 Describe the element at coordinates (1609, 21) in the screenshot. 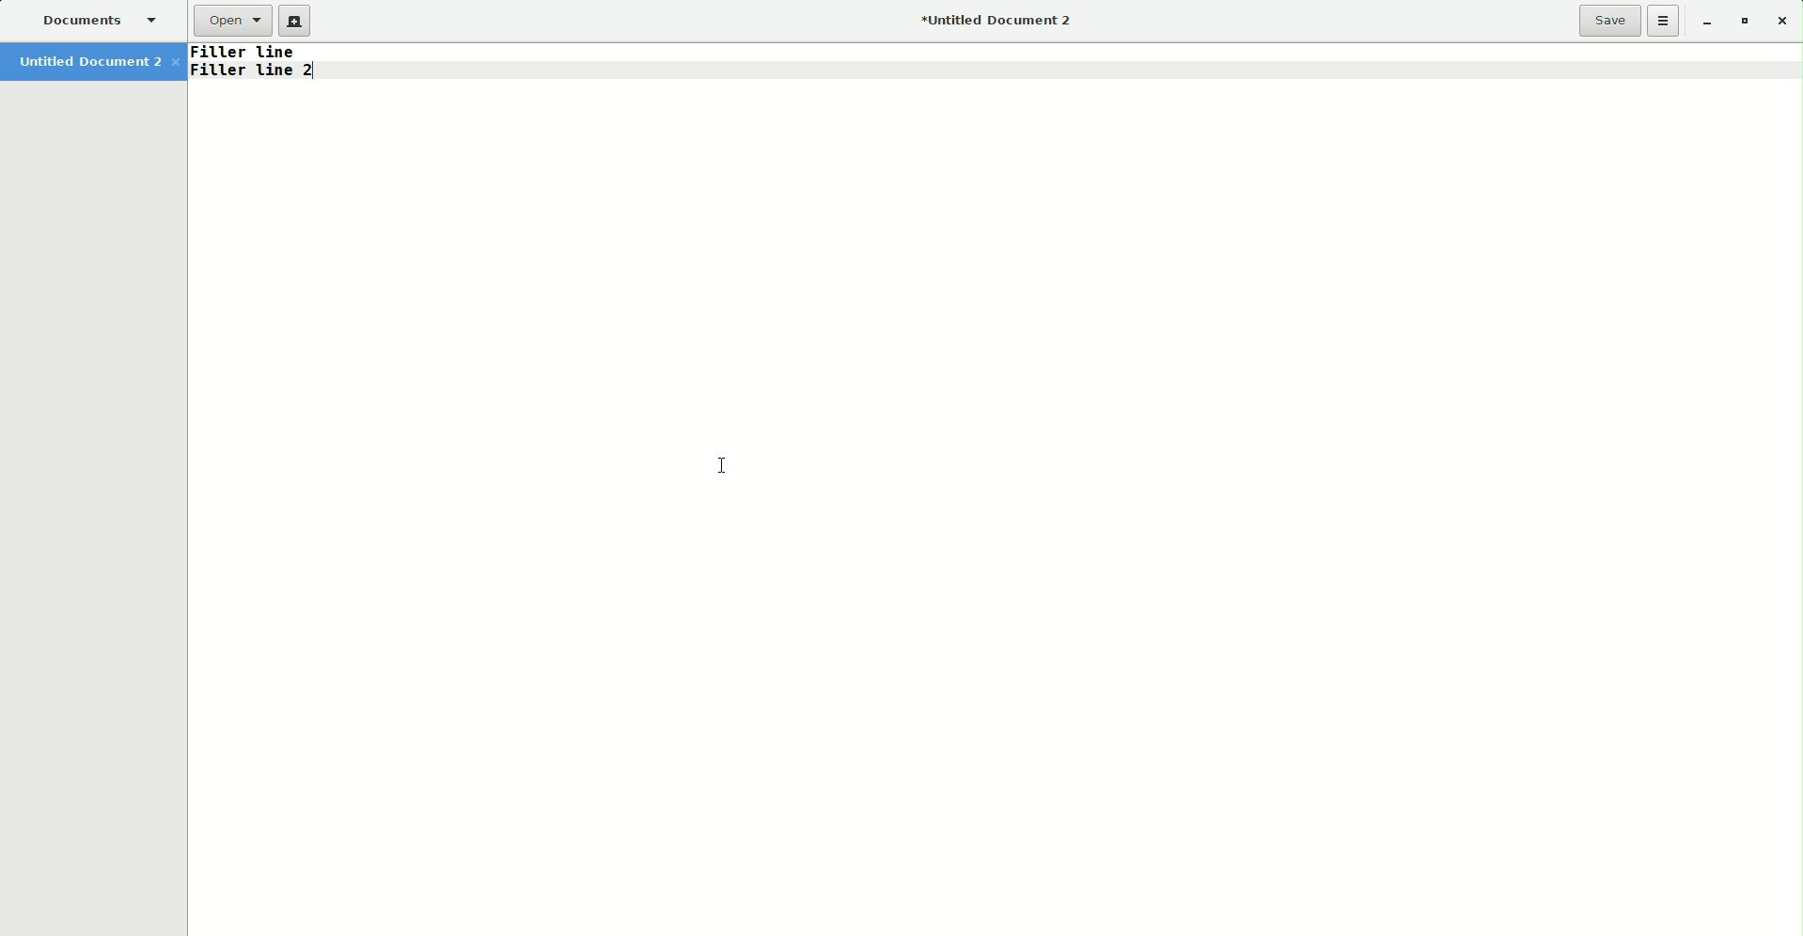

I see `Save` at that location.